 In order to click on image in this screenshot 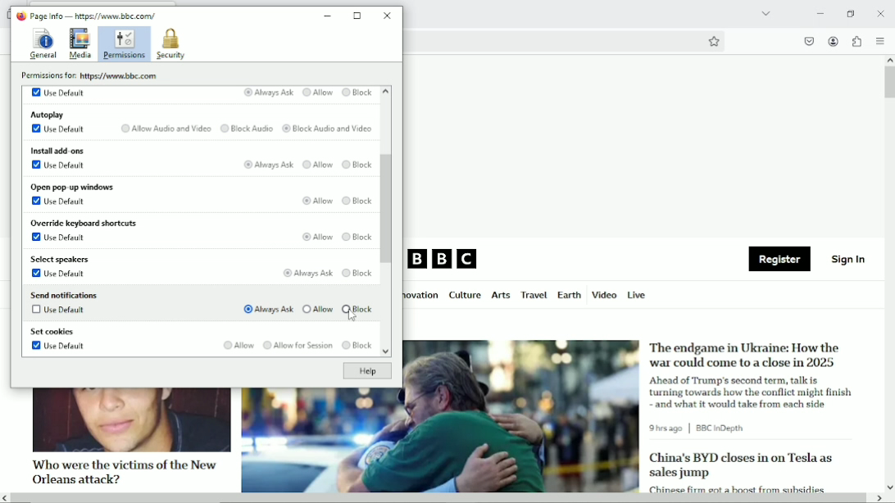, I will do `click(130, 420)`.